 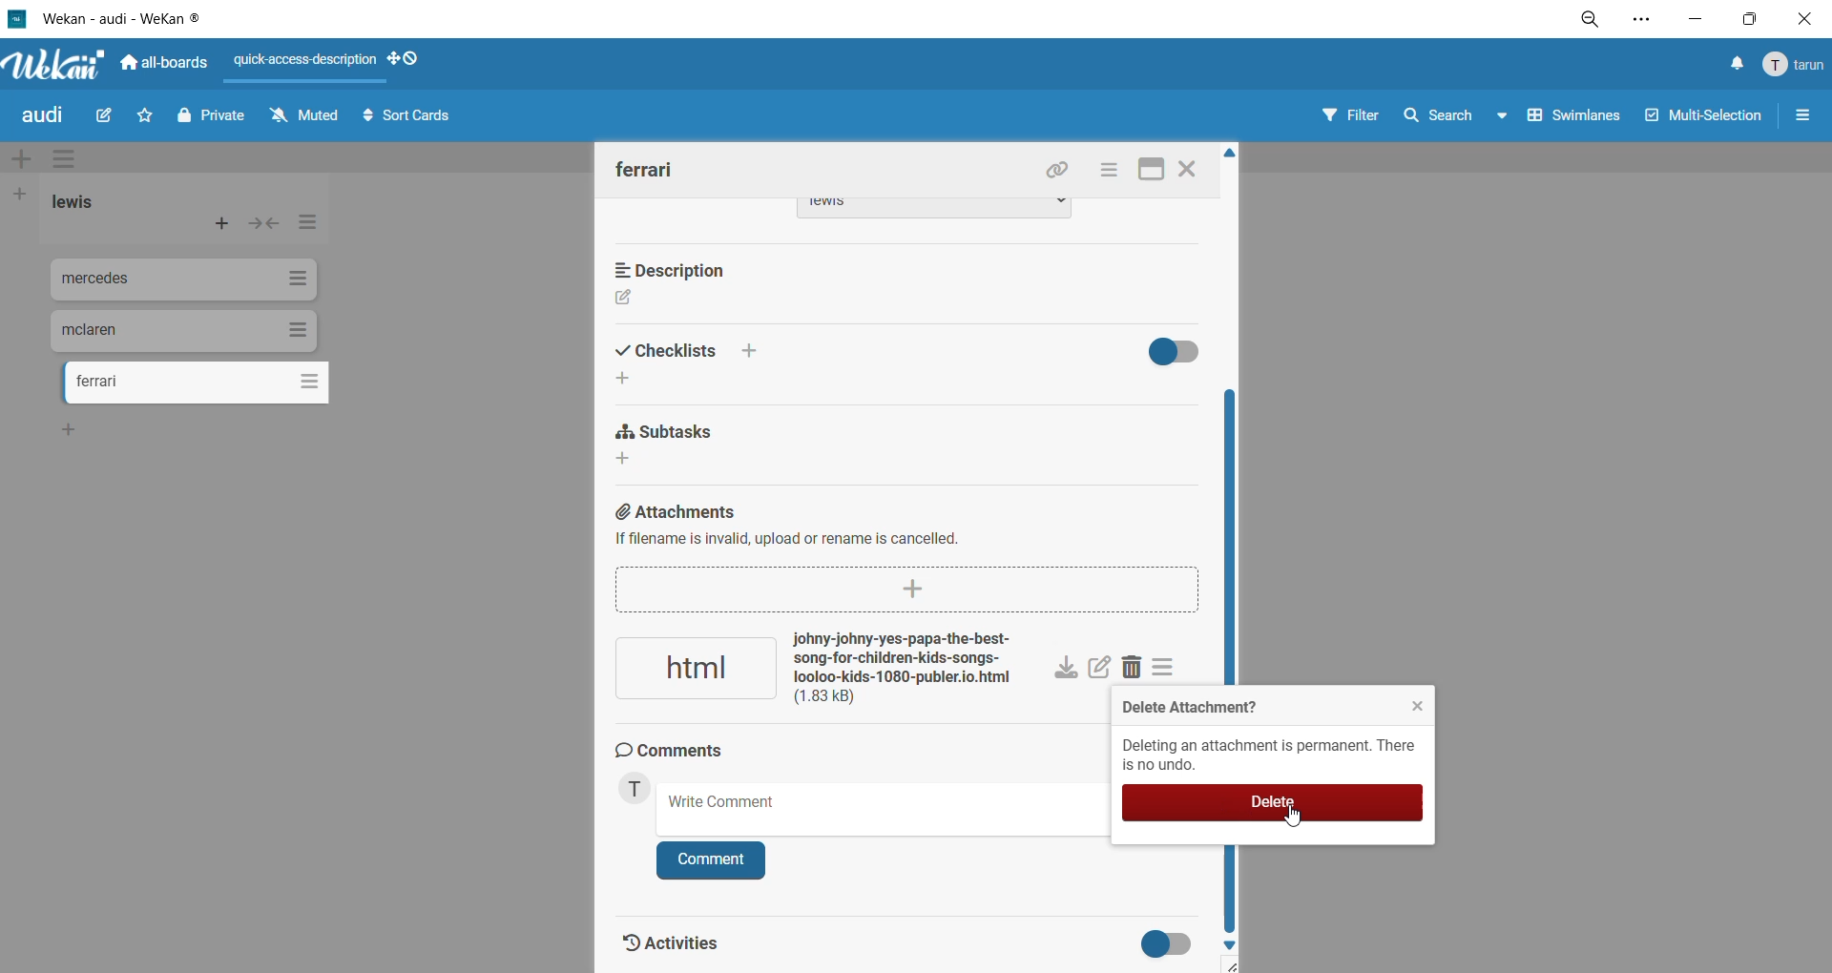 I want to click on delete, so click(x=1137, y=670).